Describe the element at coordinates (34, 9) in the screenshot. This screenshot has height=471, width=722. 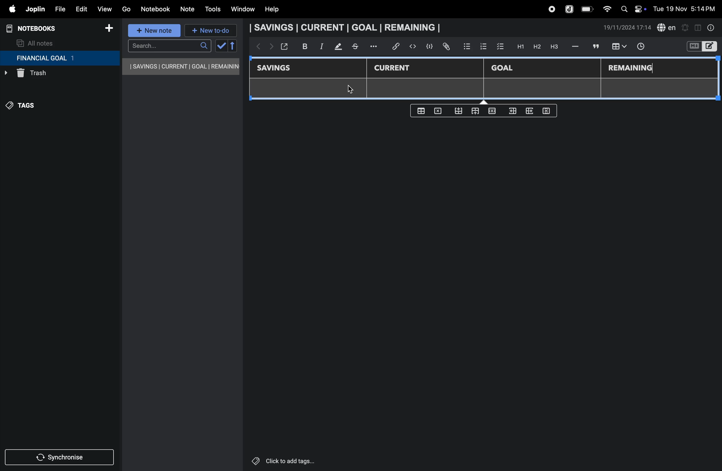
I see `joplin menu` at that location.